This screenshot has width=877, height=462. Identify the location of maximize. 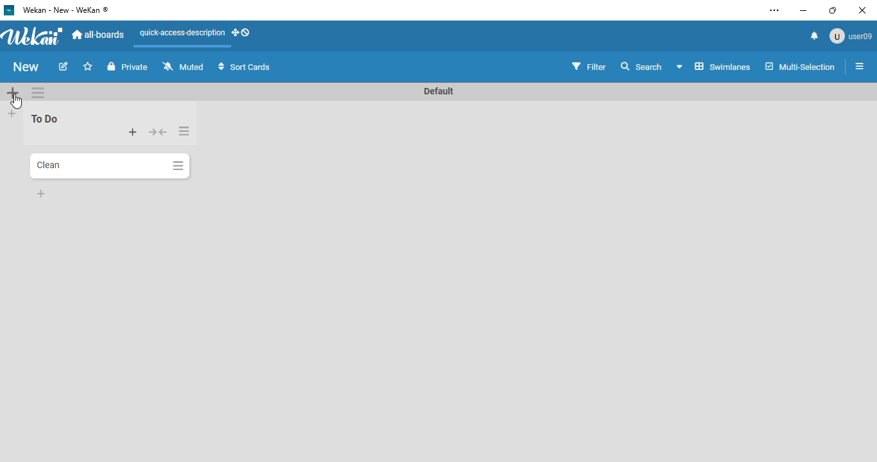
(833, 10).